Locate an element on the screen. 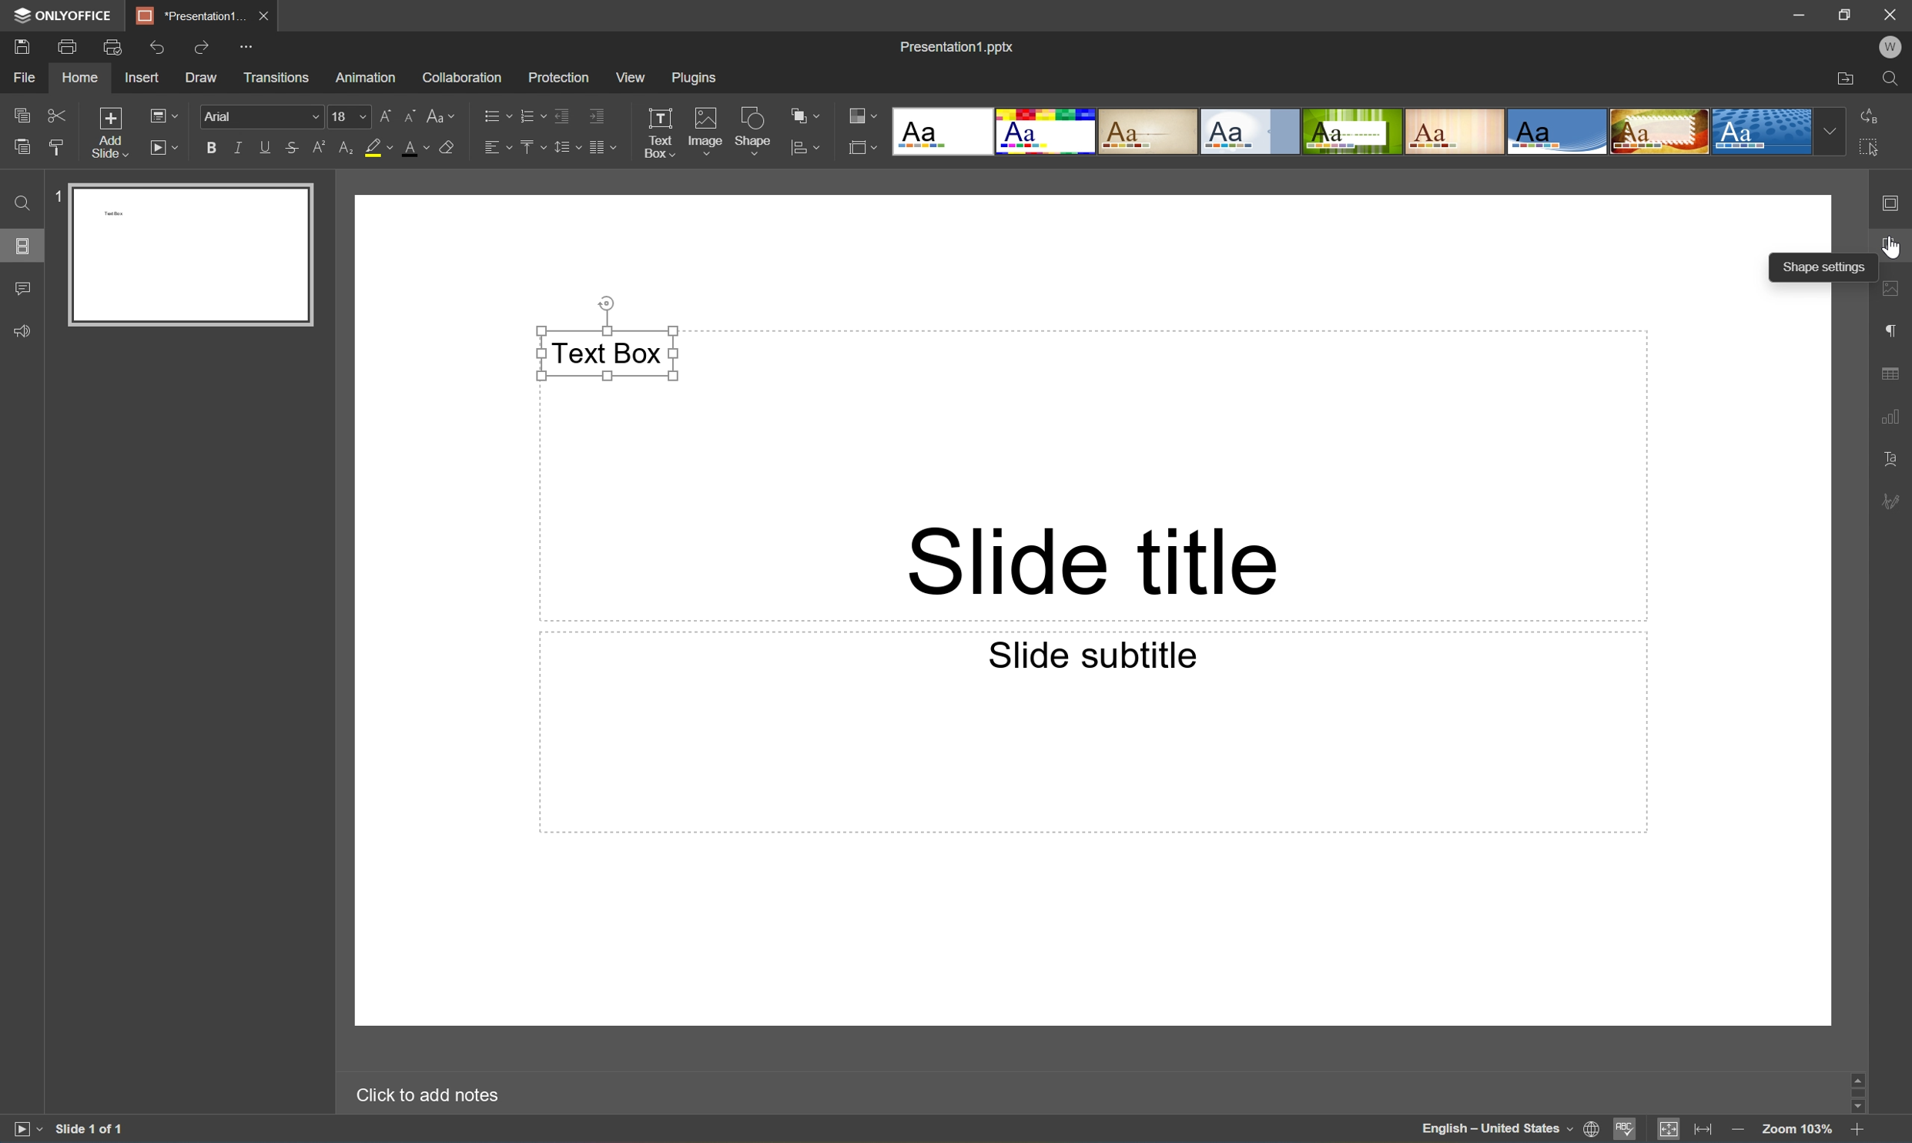 This screenshot has height=1143, width=1912. Slide settings is located at coordinates (1897, 204).